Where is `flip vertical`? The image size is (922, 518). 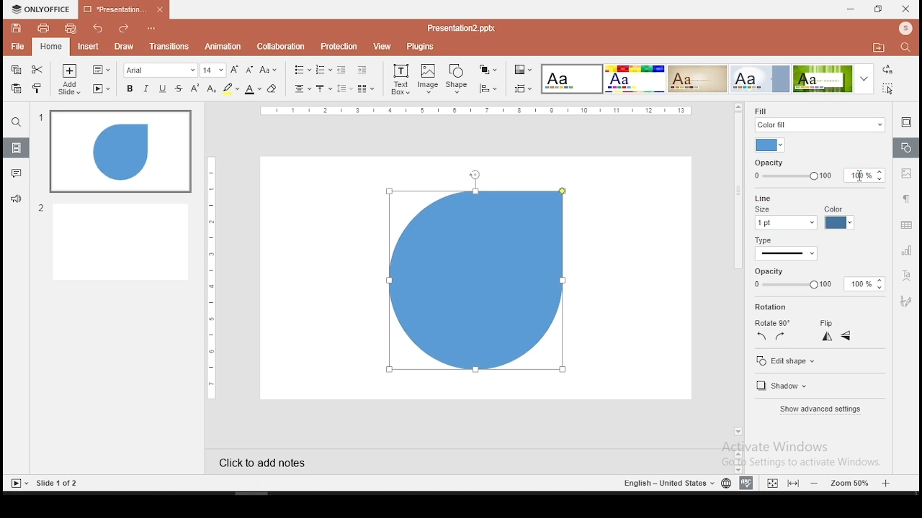
flip vertical is located at coordinates (828, 338).